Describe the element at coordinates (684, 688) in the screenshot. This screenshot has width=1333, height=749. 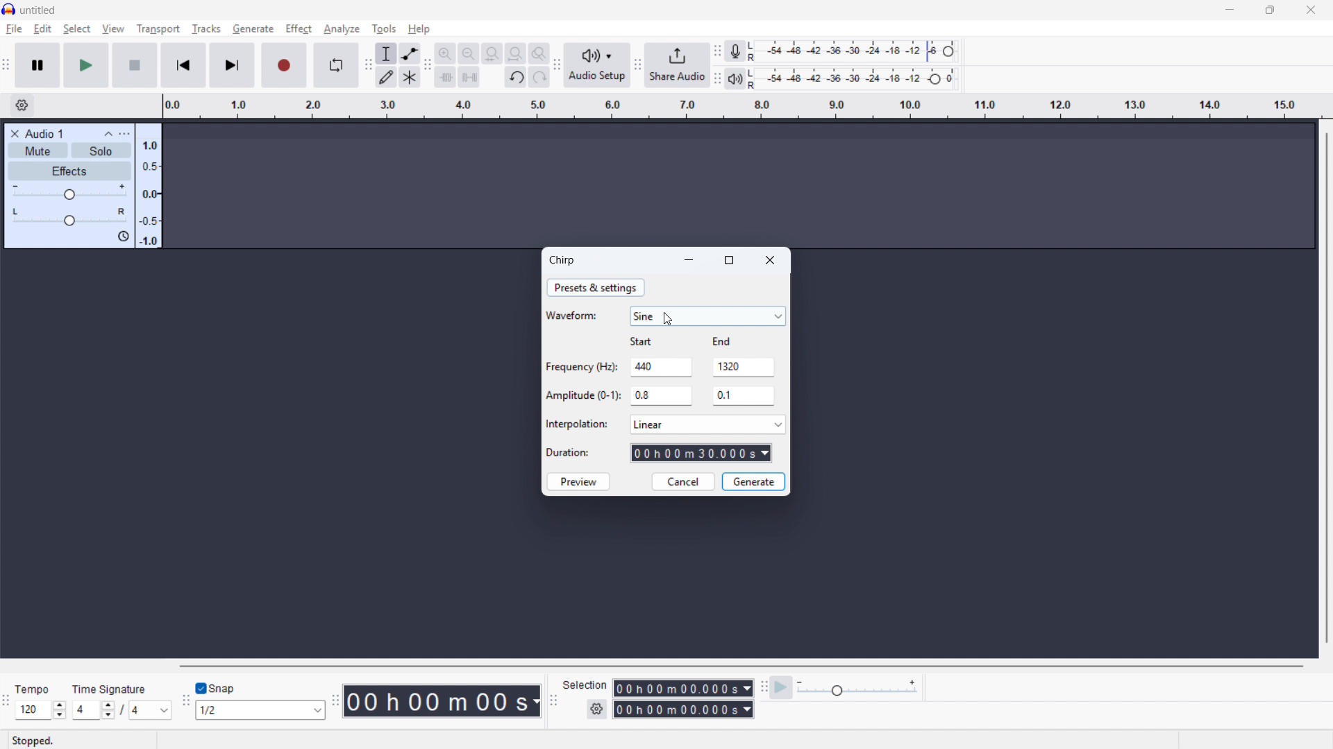
I see `Selection start time ` at that location.